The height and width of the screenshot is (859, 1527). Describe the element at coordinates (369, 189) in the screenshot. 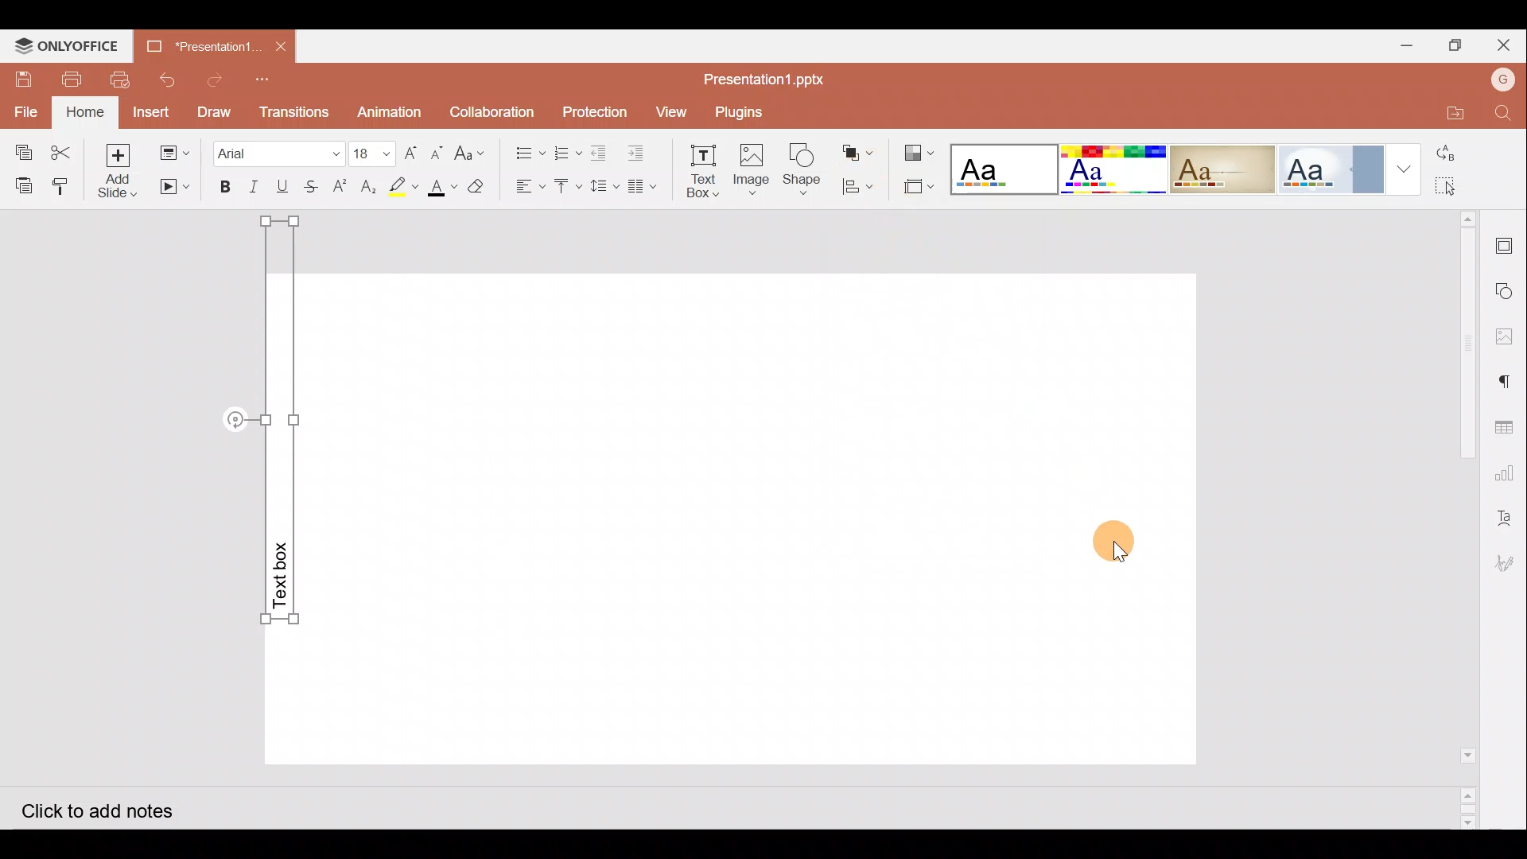

I see `Subscript` at that location.